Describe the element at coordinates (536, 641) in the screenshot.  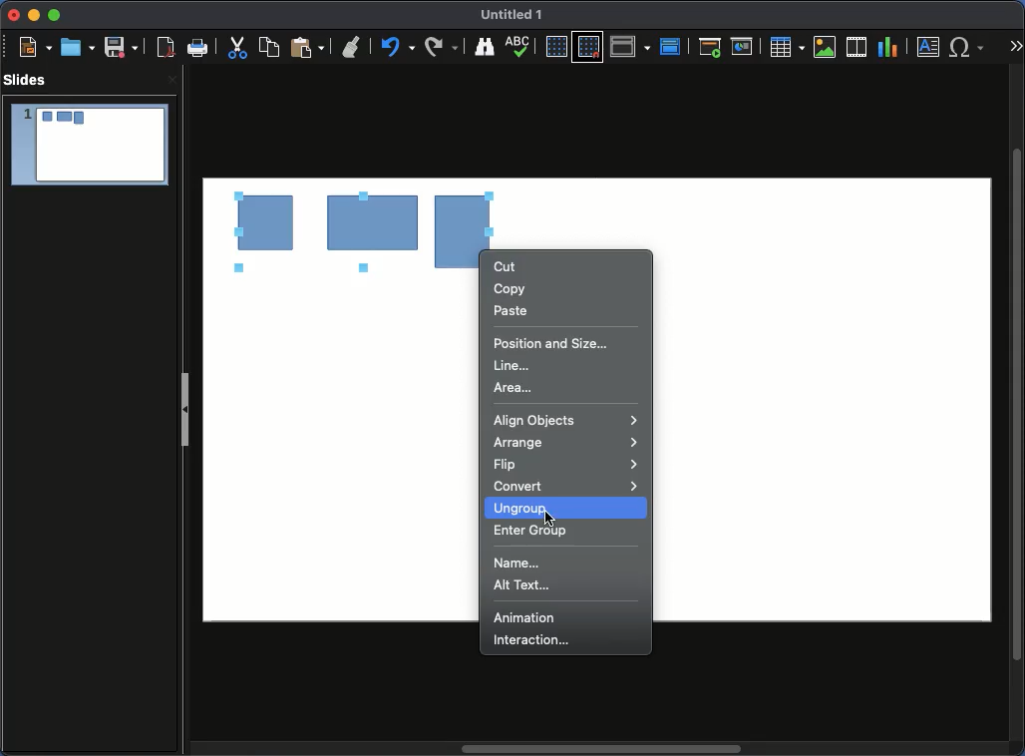
I see `Interaction` at that location.